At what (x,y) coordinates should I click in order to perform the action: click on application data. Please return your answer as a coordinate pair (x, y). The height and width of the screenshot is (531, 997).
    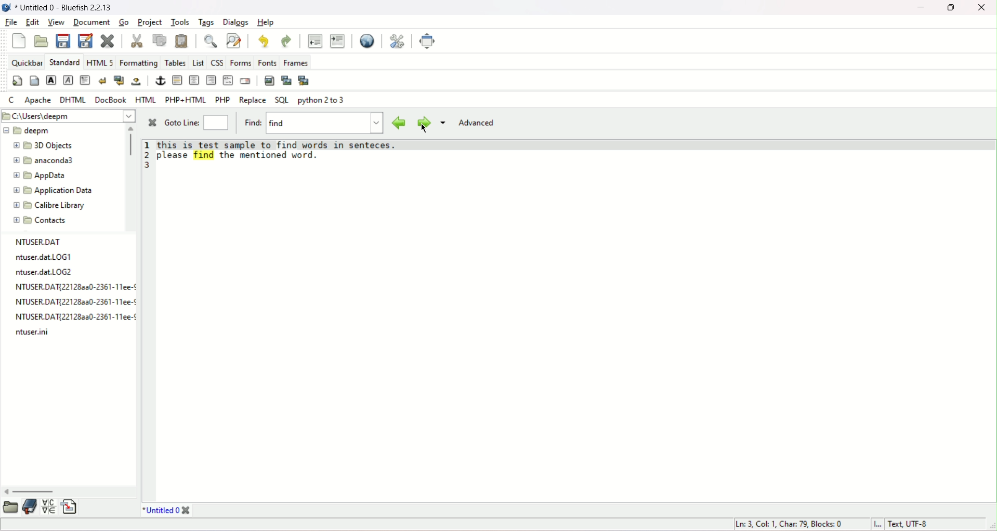
    Looking at the image, I should click on (54, 190).